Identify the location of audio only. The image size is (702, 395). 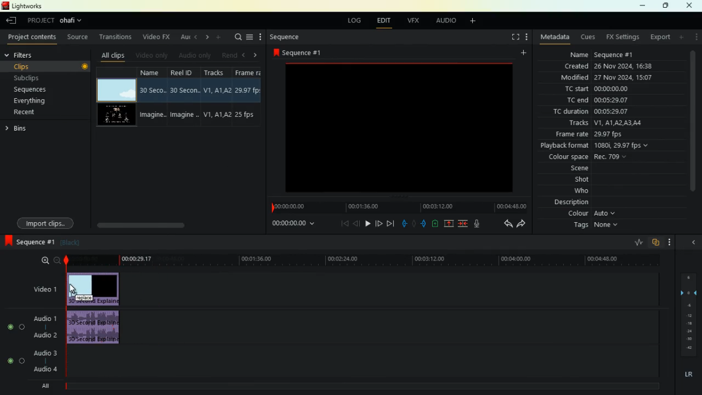
(197, 55).